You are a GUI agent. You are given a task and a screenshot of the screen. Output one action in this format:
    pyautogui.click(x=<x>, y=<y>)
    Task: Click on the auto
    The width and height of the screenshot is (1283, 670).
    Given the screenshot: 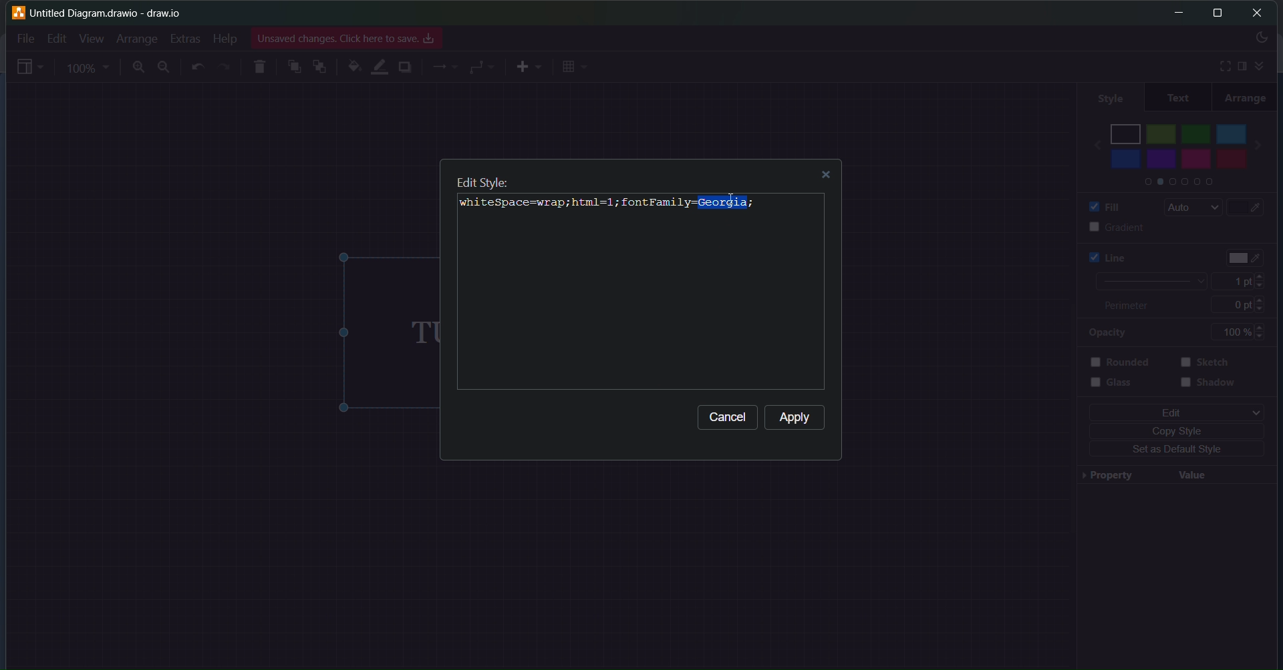 What is the action you would take?
    pyautogui.click(x=1189, y=208)
    